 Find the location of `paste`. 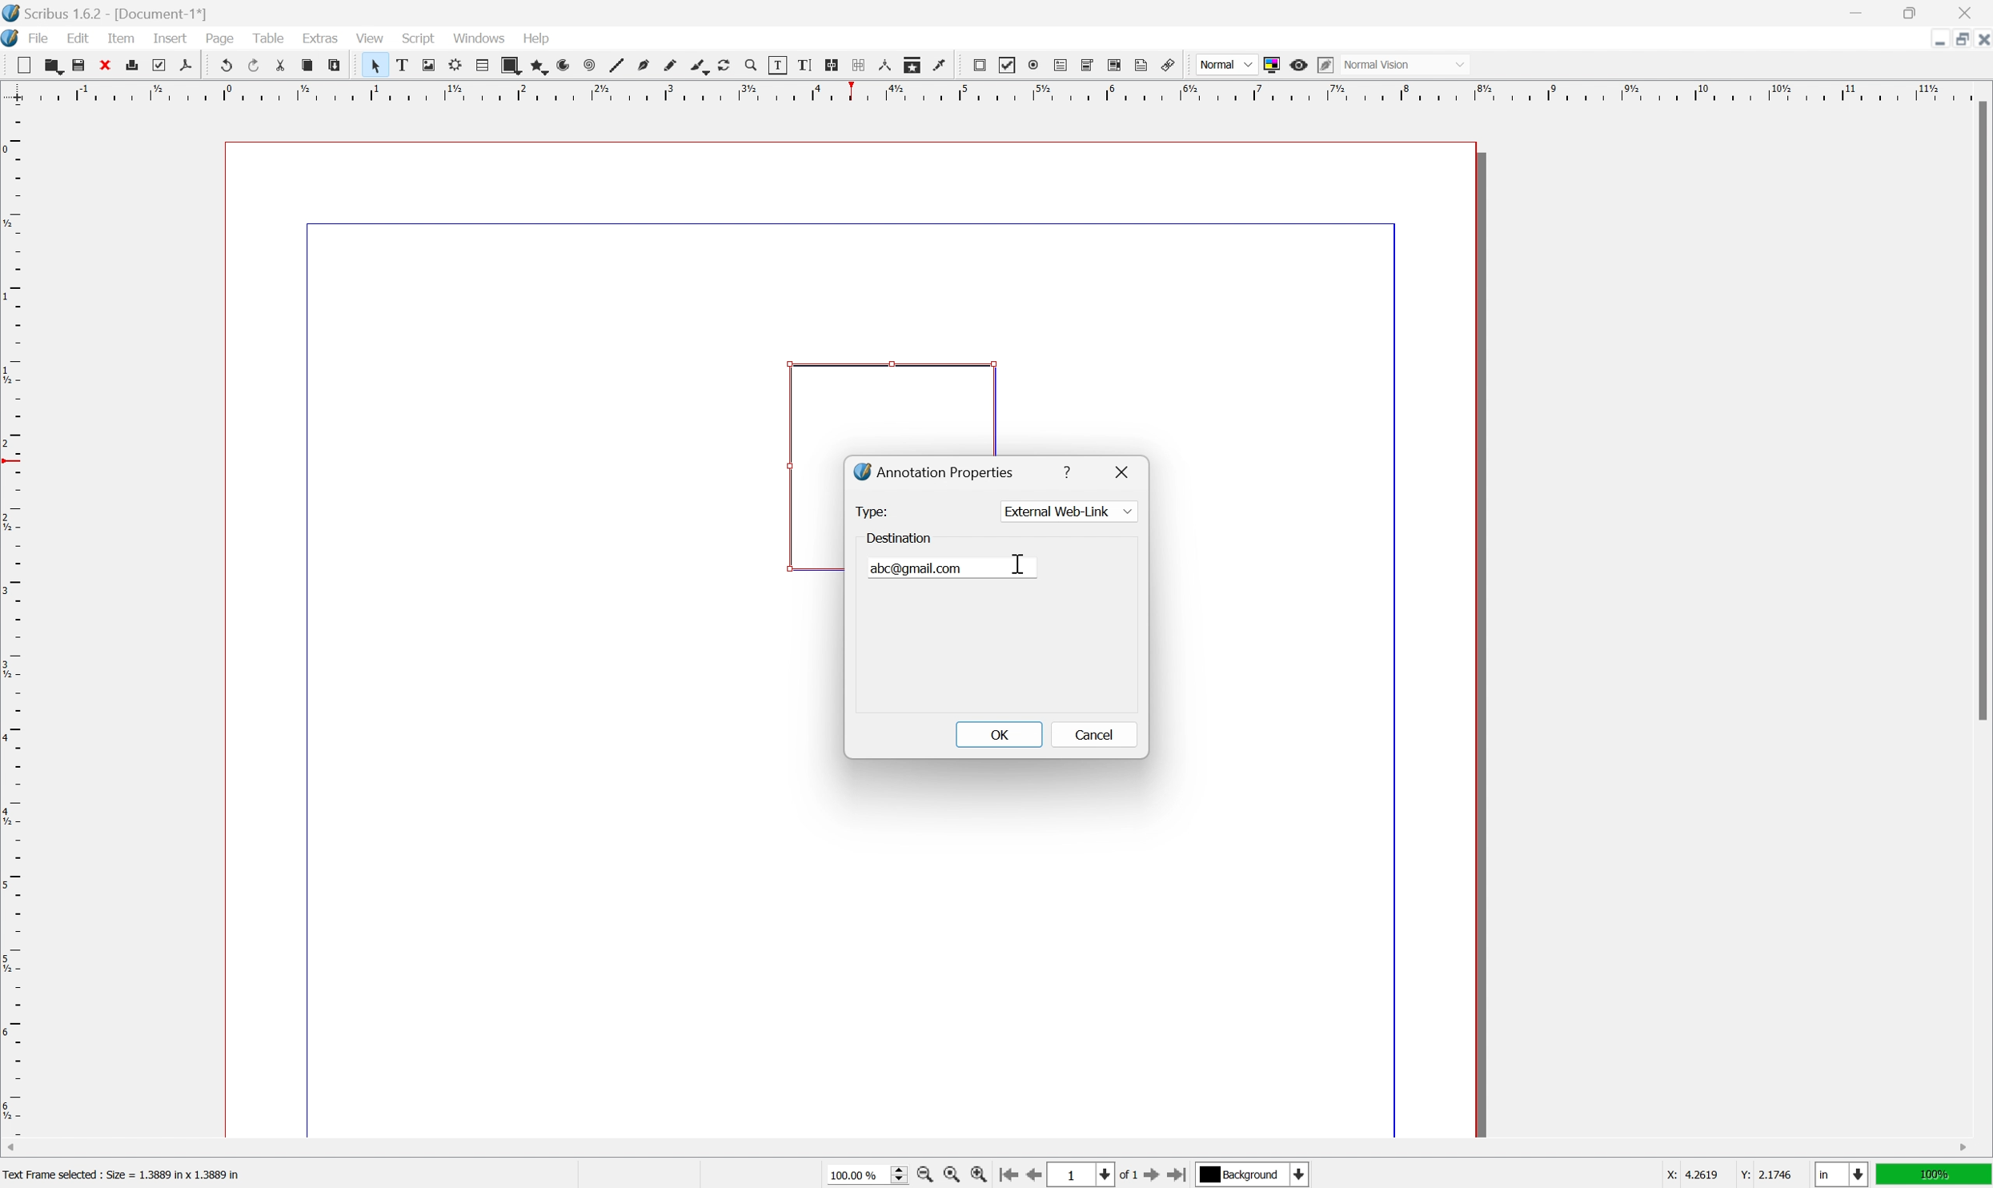

paste is located at coordinates (333, 65).